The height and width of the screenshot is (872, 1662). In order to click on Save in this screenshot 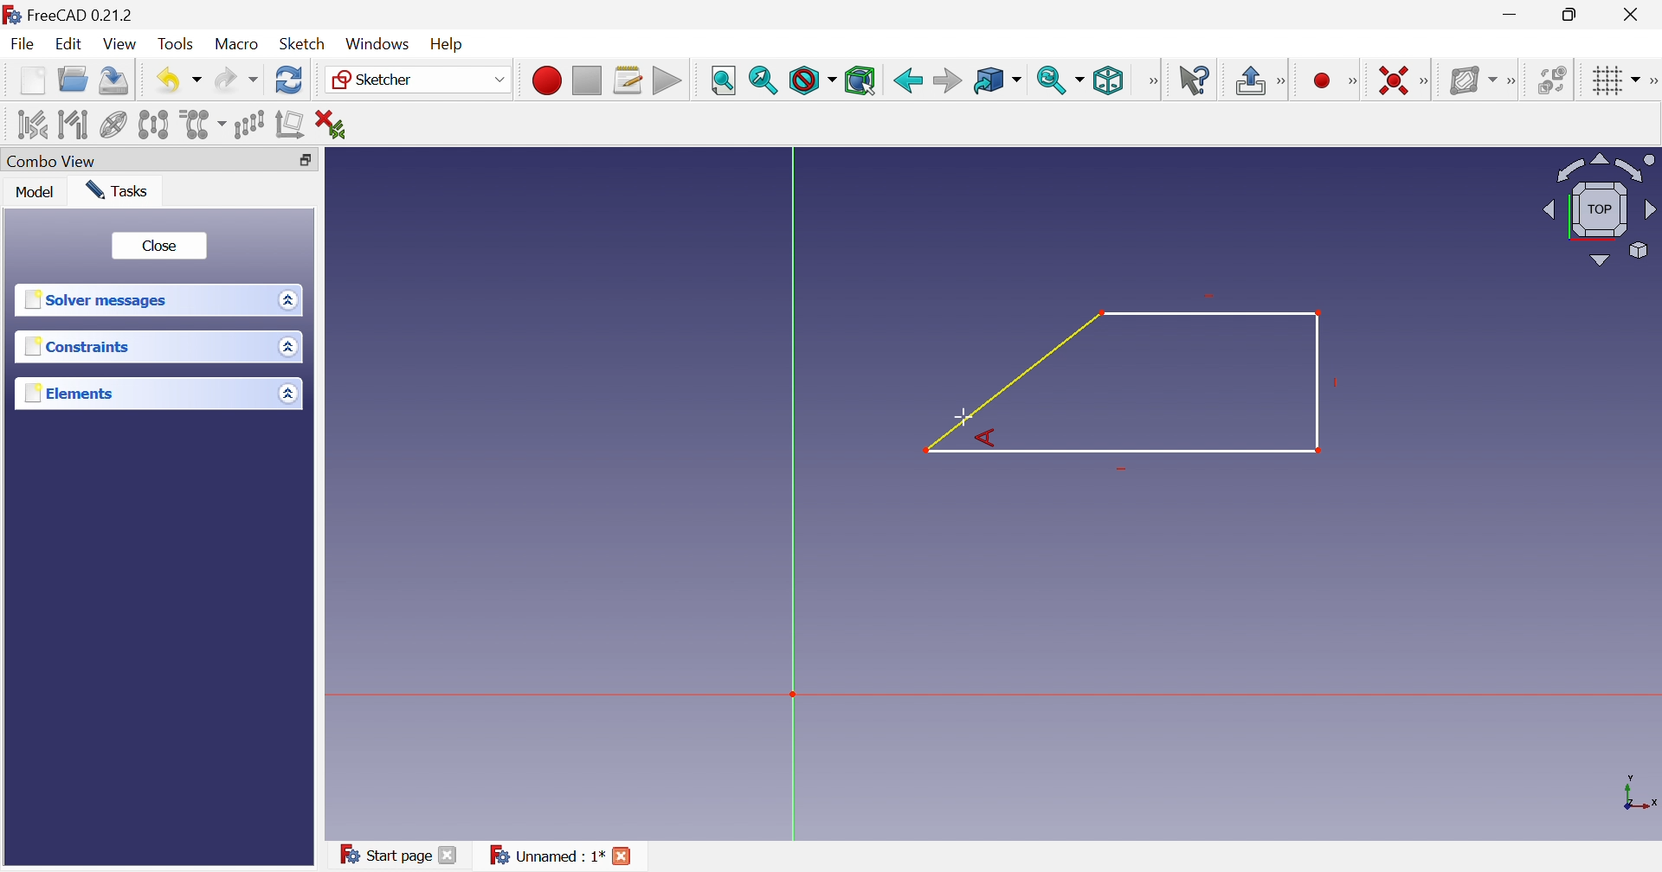, I will do `click(115, 83)`.